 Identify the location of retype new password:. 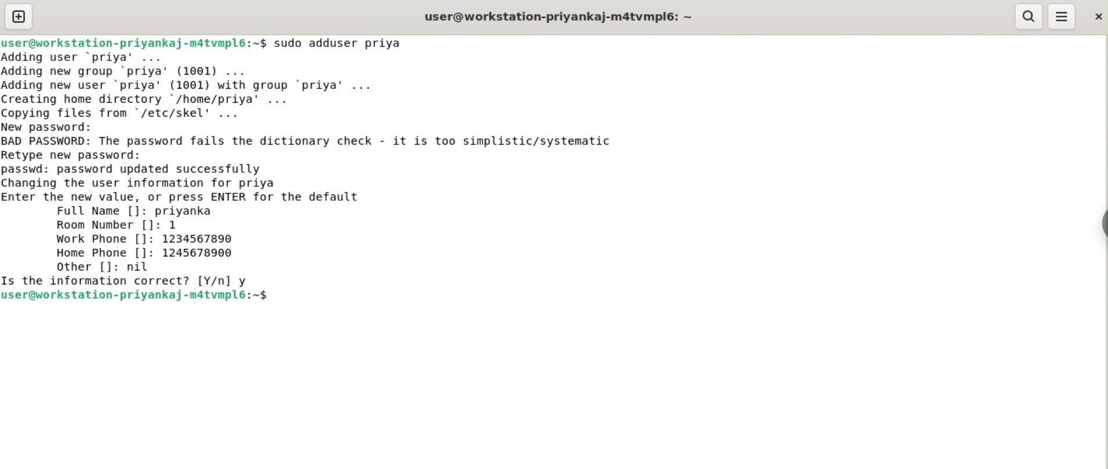
(80, 154).